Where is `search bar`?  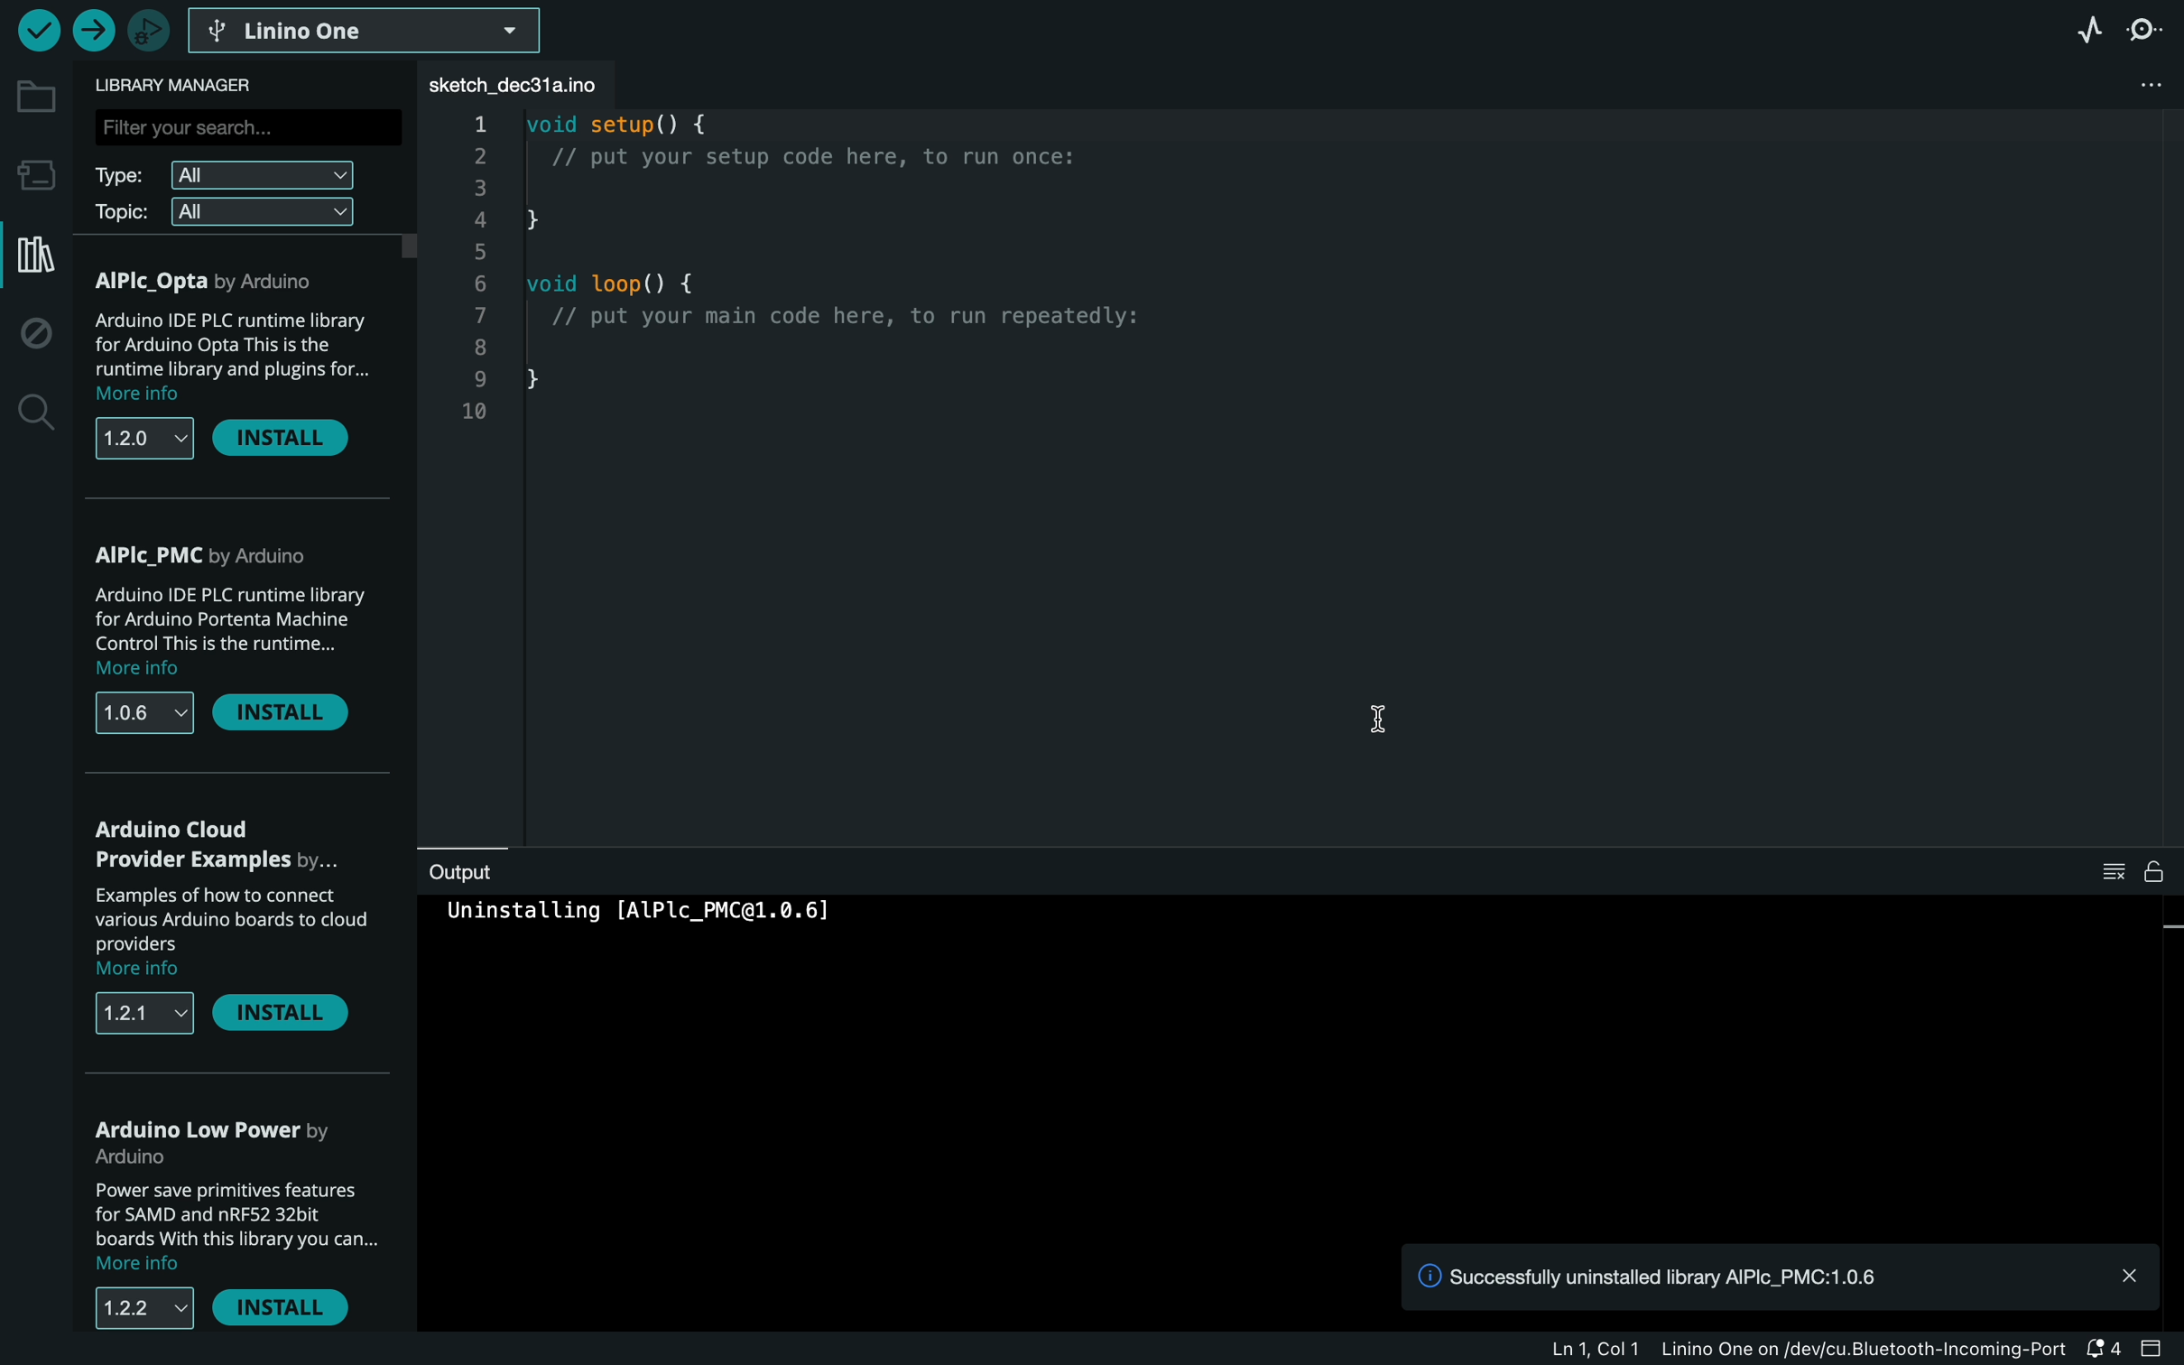
search bar is located at coordinates (245, 131).